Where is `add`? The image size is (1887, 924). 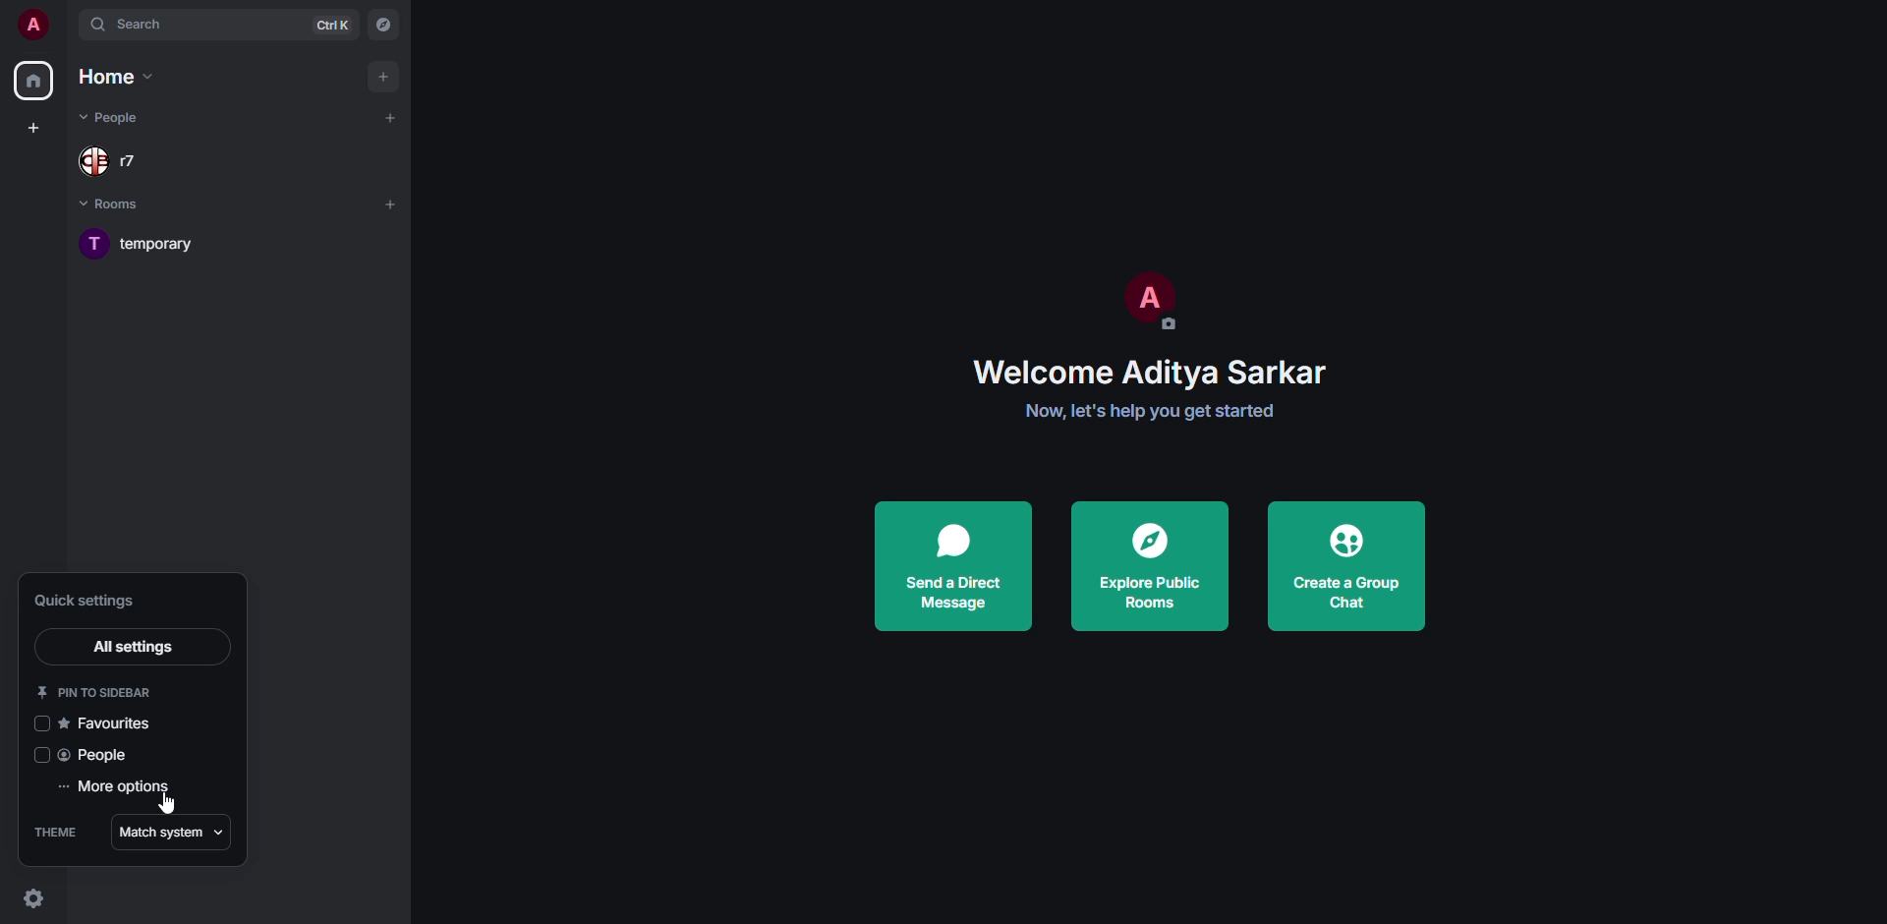
add is located at coordinates (381, 77).